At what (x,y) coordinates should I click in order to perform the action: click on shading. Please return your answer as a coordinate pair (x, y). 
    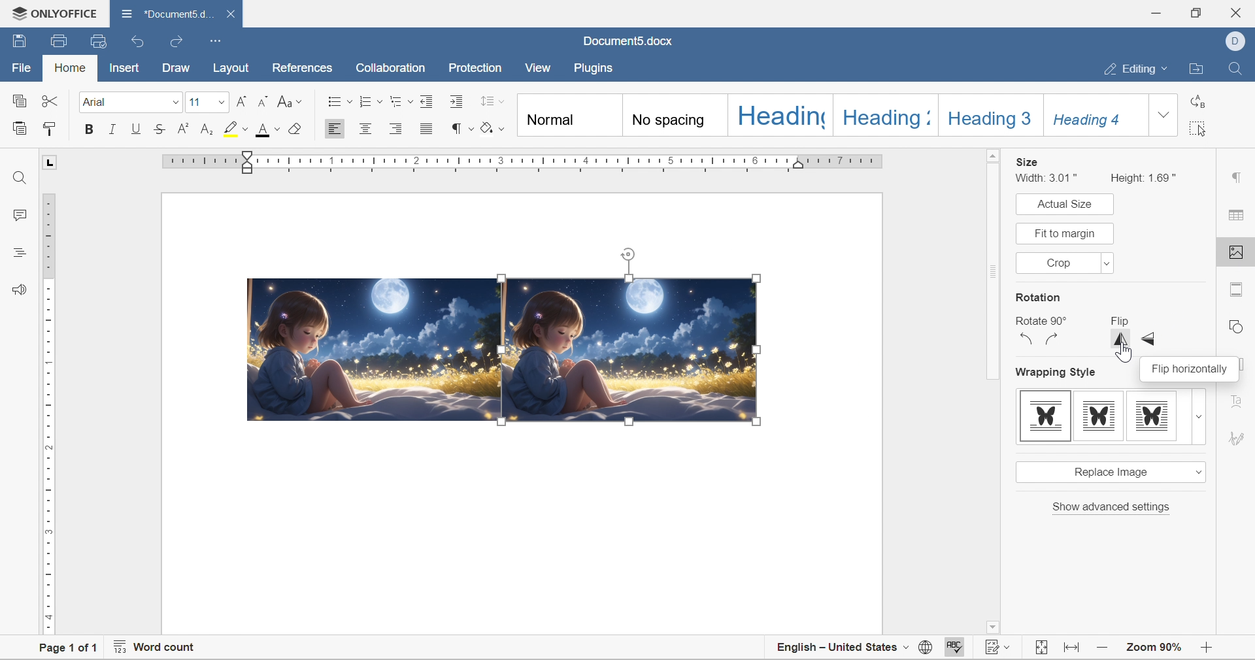
    Looking at the image, I should click on (493, 126).